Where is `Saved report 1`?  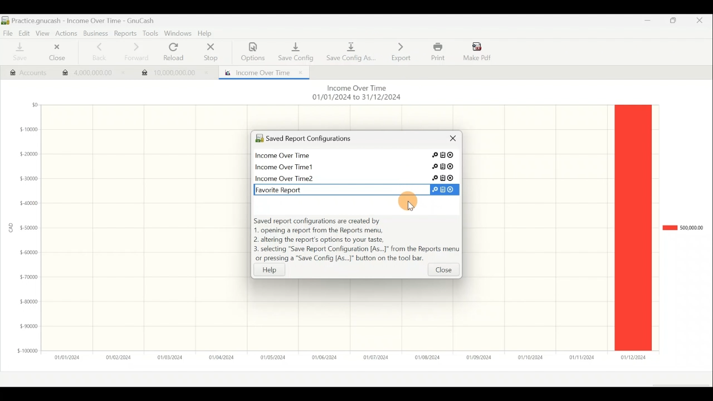
Saved report 1 is located at coordinates (358, 157).